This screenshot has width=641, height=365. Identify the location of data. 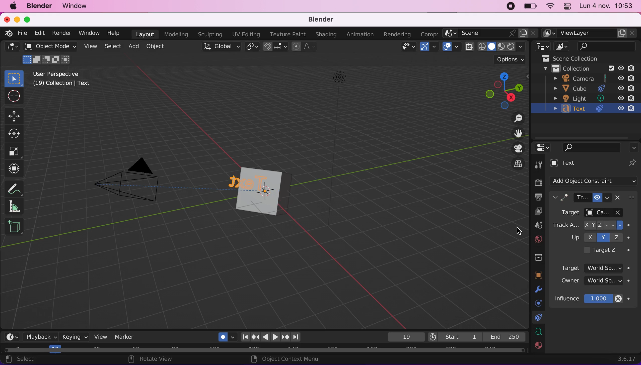
(538, 332).